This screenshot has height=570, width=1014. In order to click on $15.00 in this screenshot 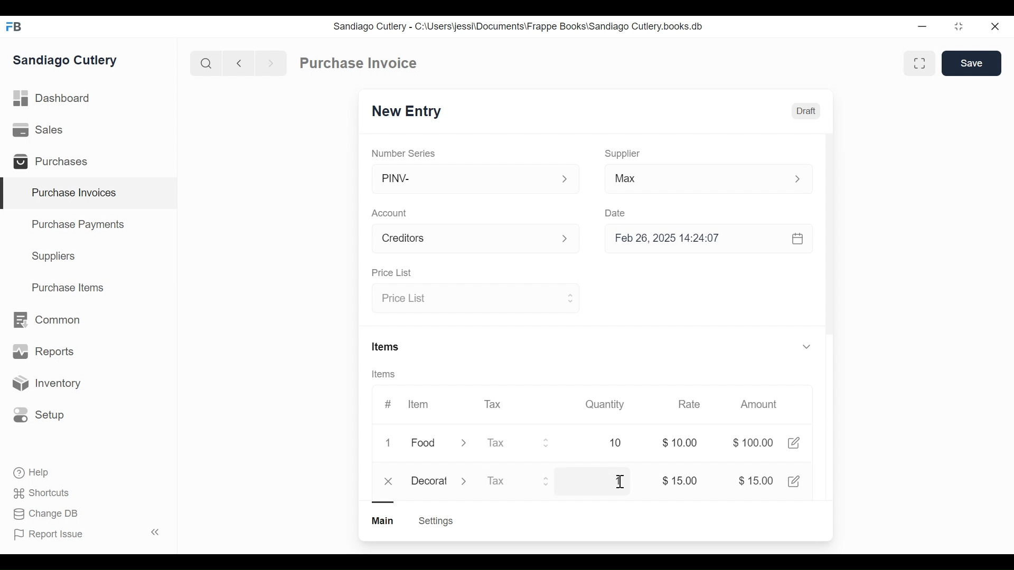, I will do `click(680, 481)`.